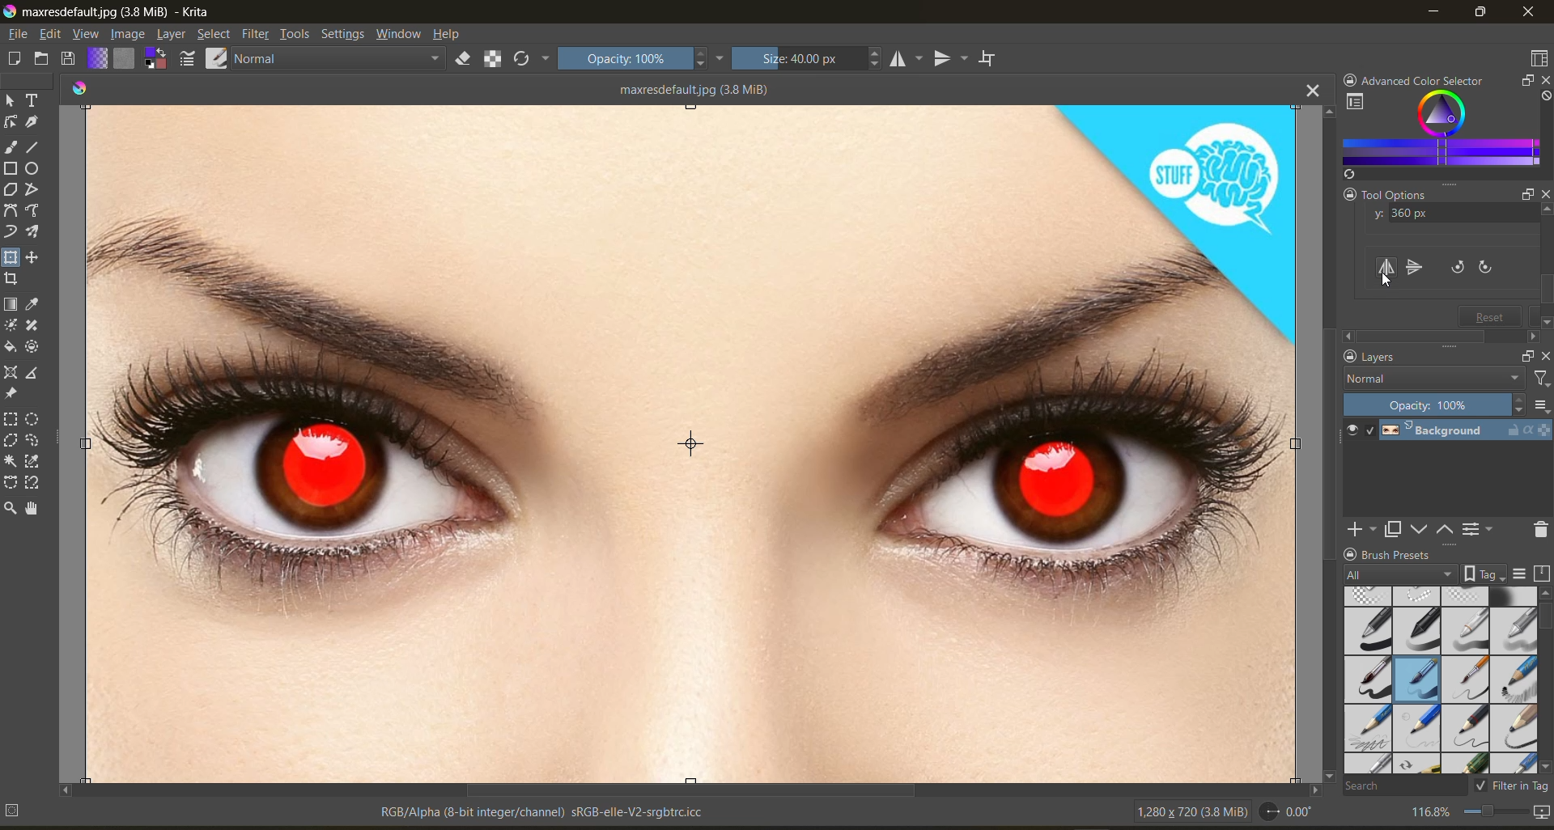 This screenshot has width=1554, height=830. I want to click on tool, so click(11, 122).